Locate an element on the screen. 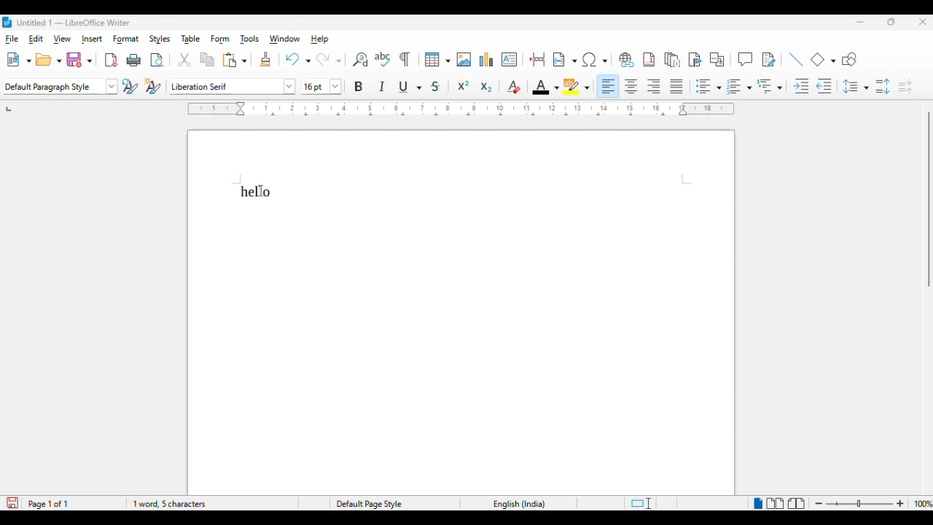 The width and height of the screenshot is (933, 525). font color is located at coordinates (546, 87).